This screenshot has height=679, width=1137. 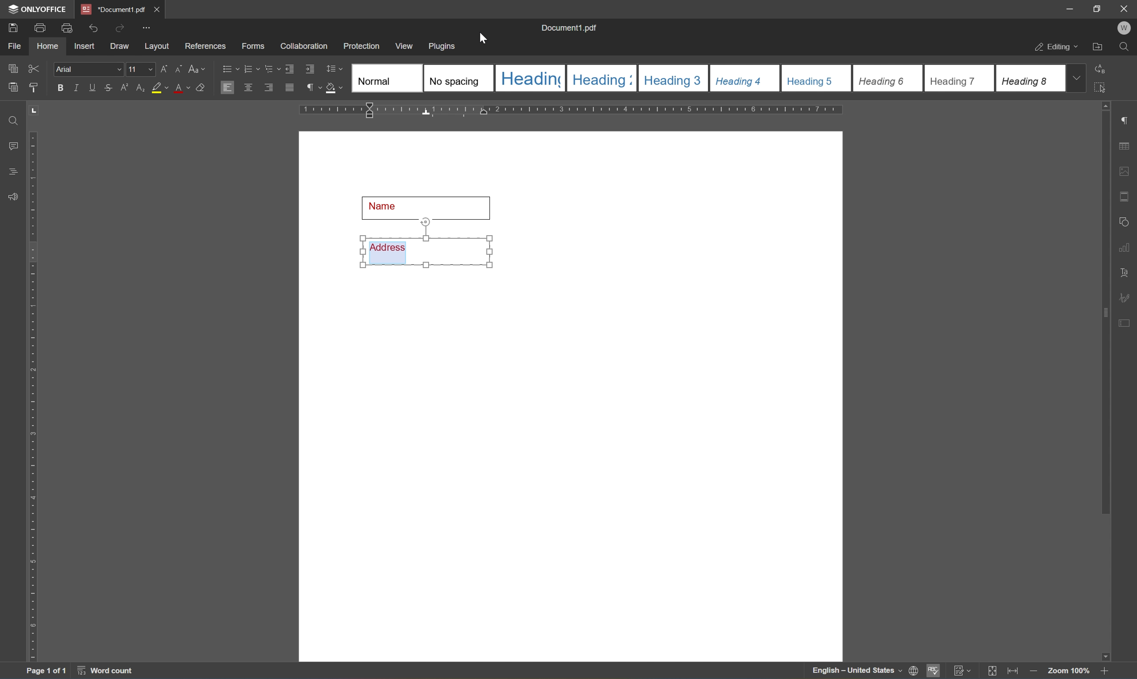 I want to click on view, so click(x=406, y=45).